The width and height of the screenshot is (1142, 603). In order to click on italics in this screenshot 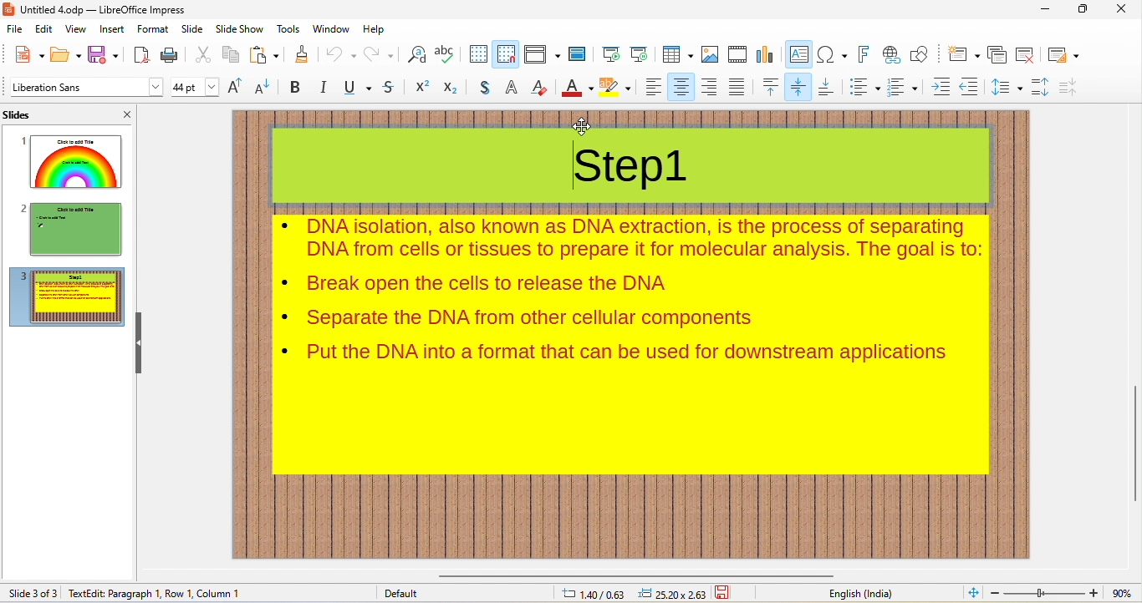, I will do `click(324, 89)`.